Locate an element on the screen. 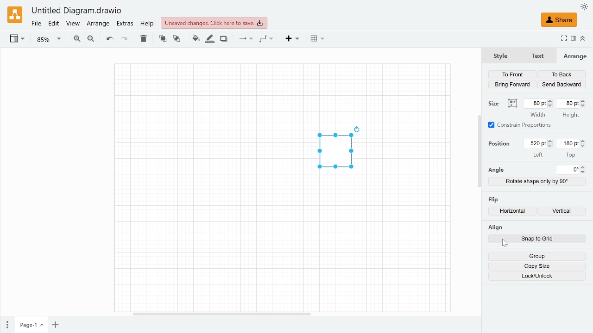  Group is located at coordinates (536, 256).